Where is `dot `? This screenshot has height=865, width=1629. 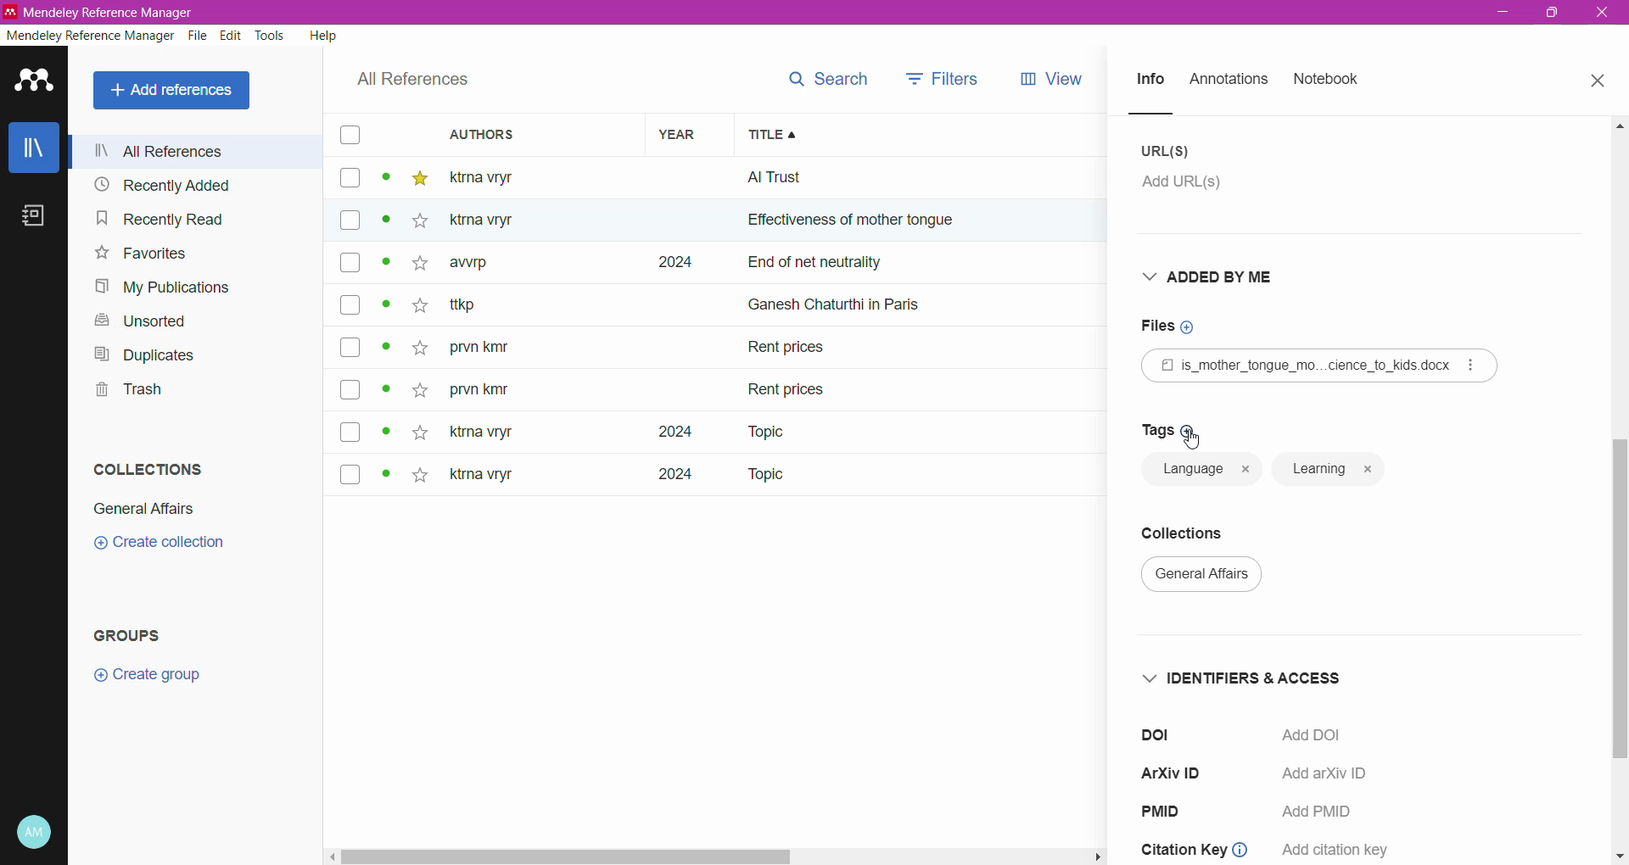
dot  is located at coordinates (388, 309).